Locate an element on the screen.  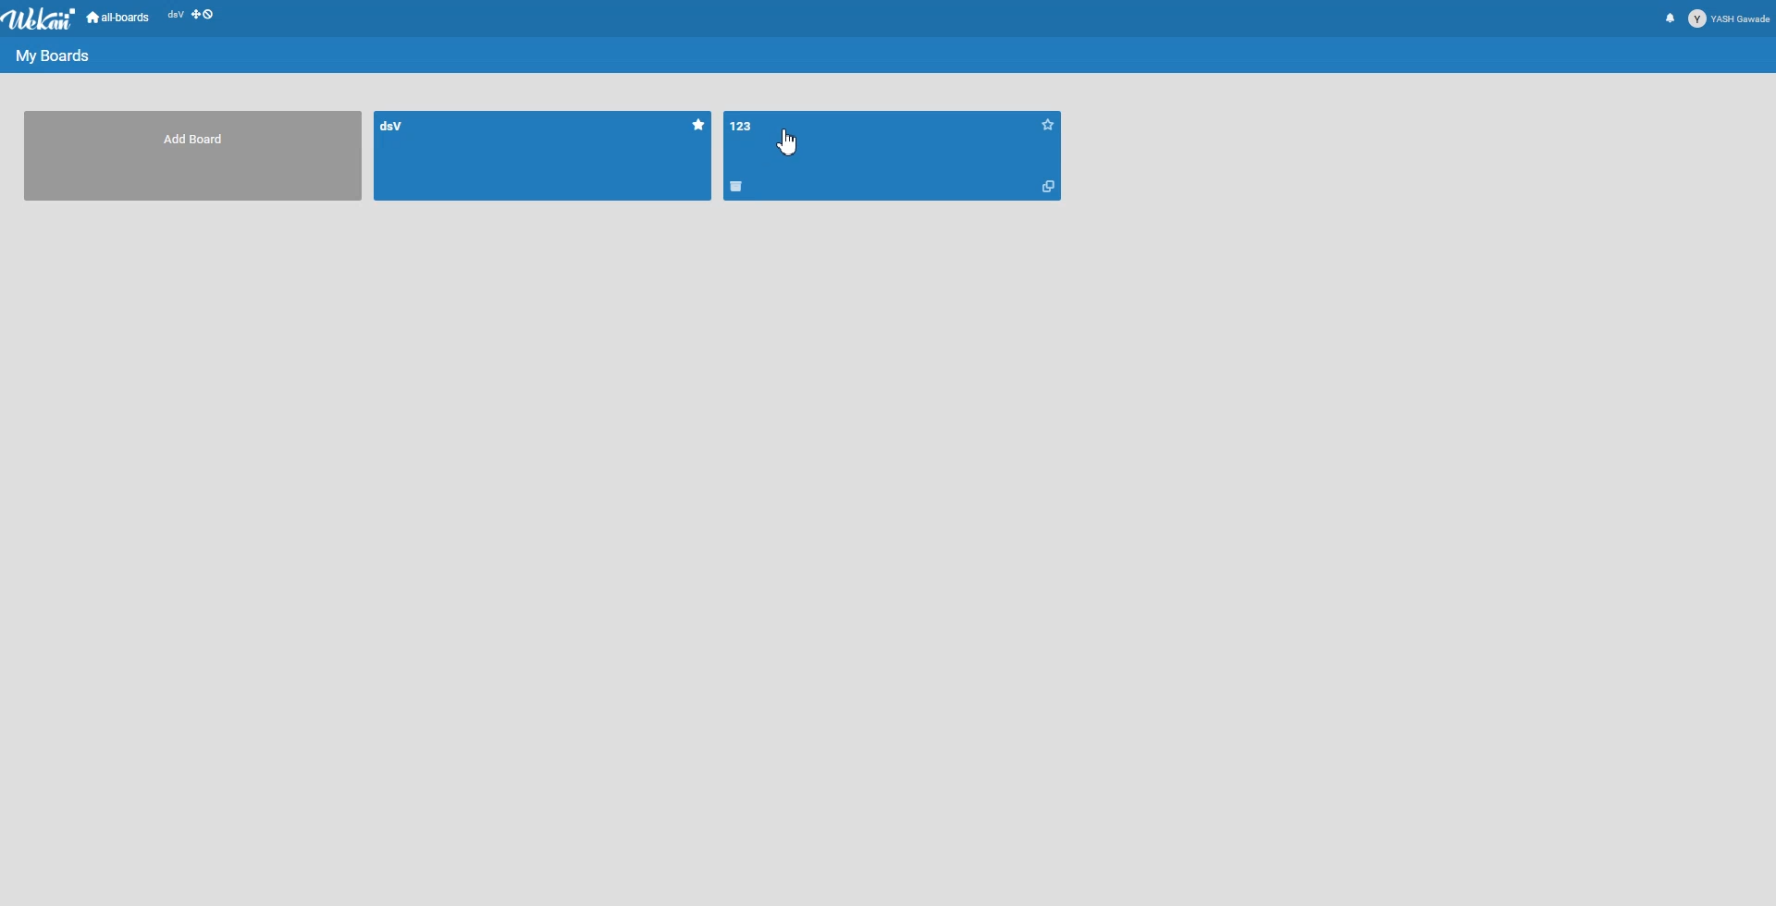
Show desktop Drag Handle is located at coordinates (204, 15).